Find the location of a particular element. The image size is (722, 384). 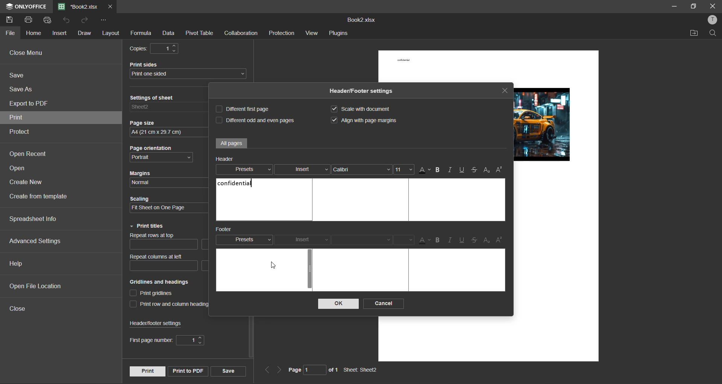

previous is located at coordinates (266, 369).